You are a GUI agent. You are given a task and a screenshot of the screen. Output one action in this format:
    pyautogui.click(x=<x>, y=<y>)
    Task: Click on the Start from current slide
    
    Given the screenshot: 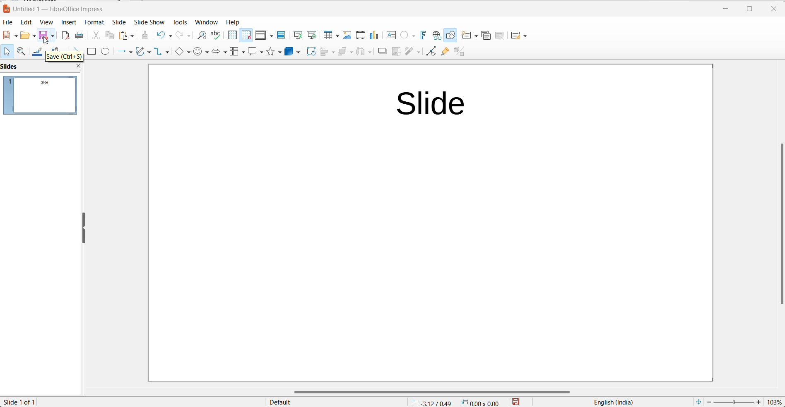 What is the action you would take?
    pyautogui.click(x=312, y=36)
    